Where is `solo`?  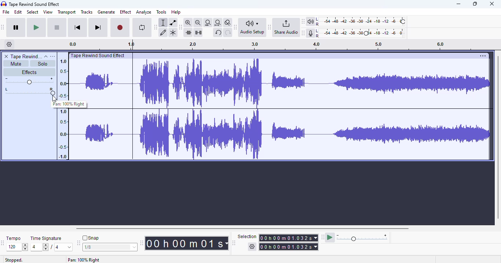
solo is located at coordinates (42, 64).